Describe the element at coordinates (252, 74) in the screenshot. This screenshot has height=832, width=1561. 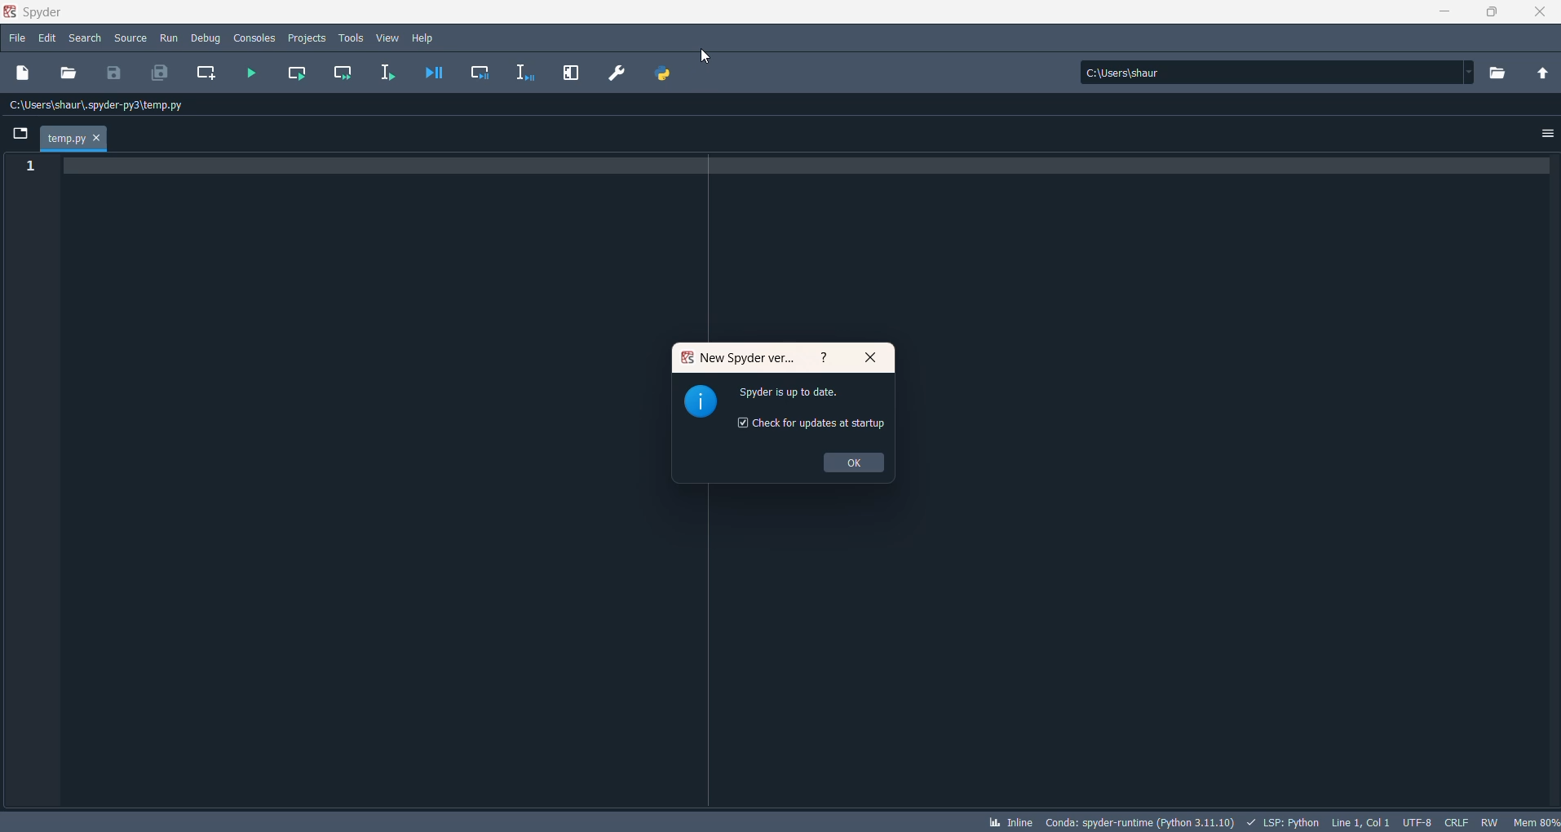
I see `run file` at that location.